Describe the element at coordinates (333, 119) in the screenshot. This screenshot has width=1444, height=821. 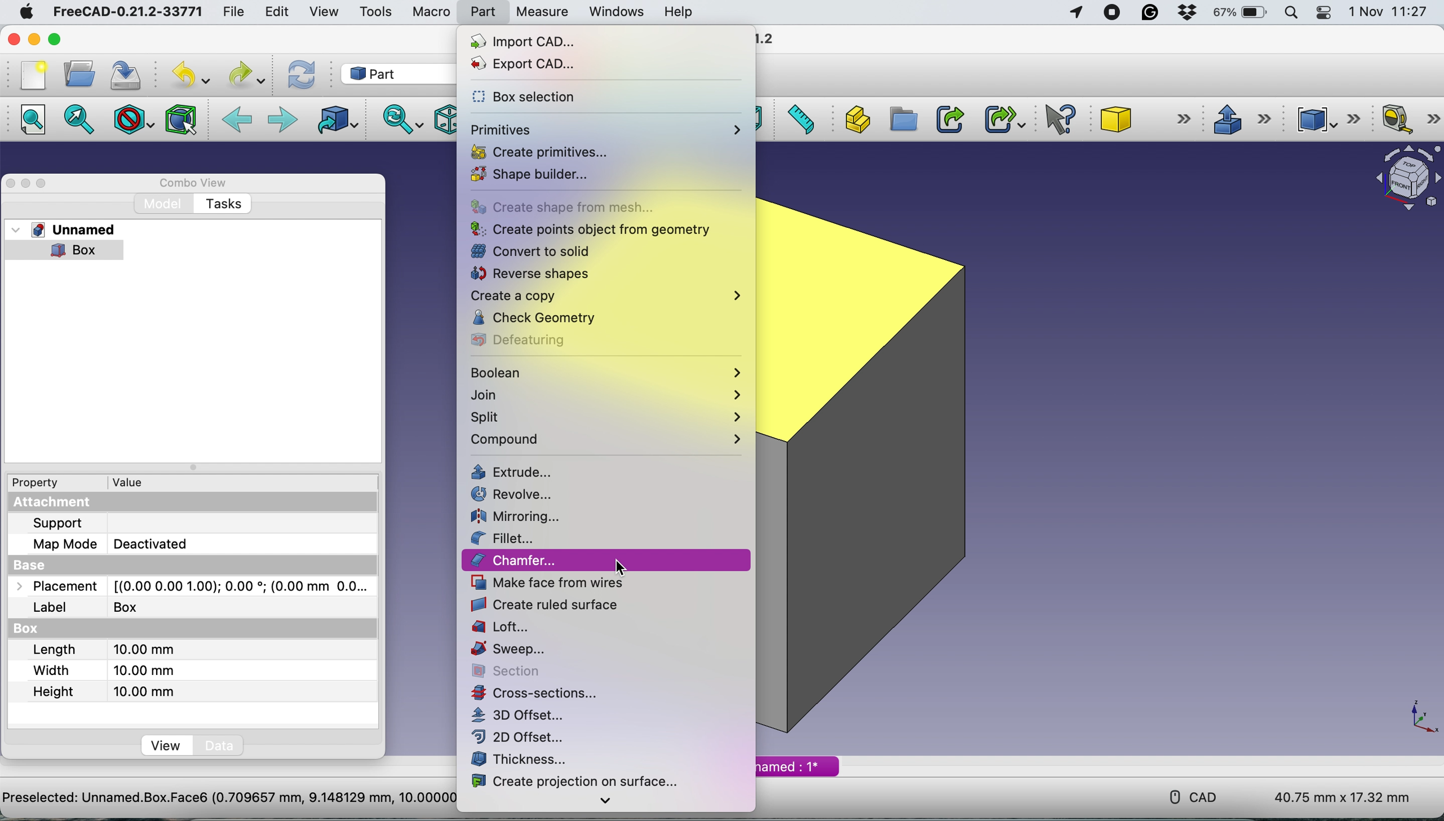
I see `go to linked object` at that location.